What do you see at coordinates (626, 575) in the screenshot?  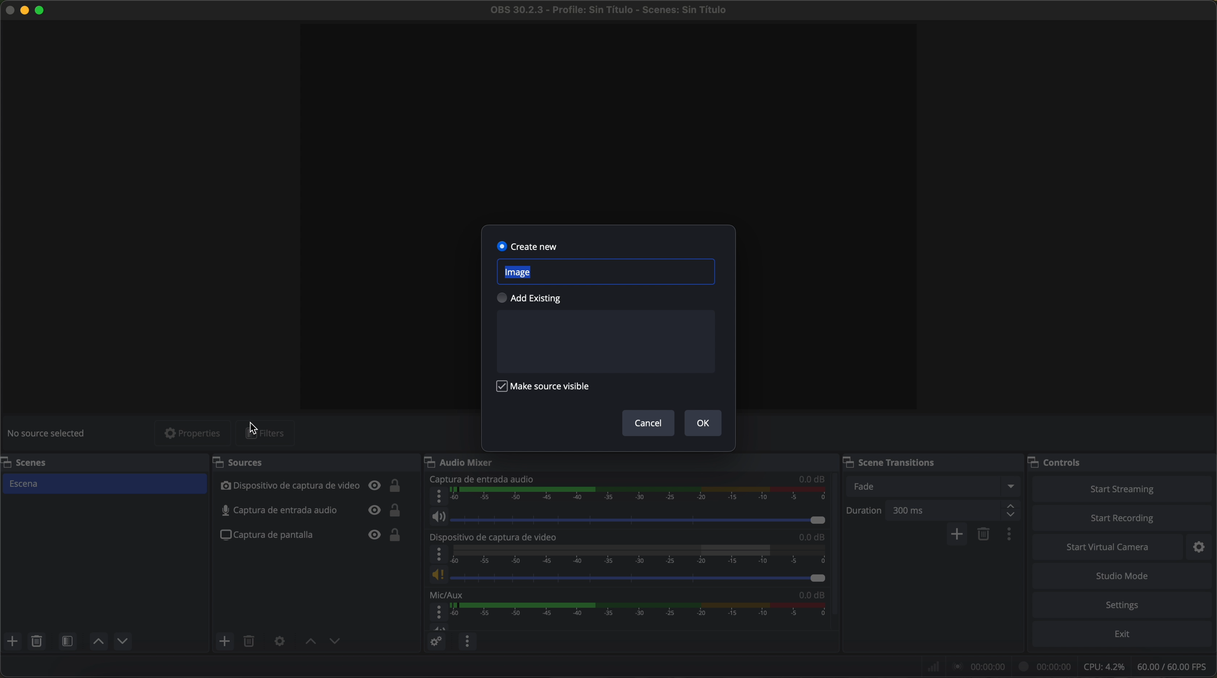 I see `vol` at bounding box center [626, 575].